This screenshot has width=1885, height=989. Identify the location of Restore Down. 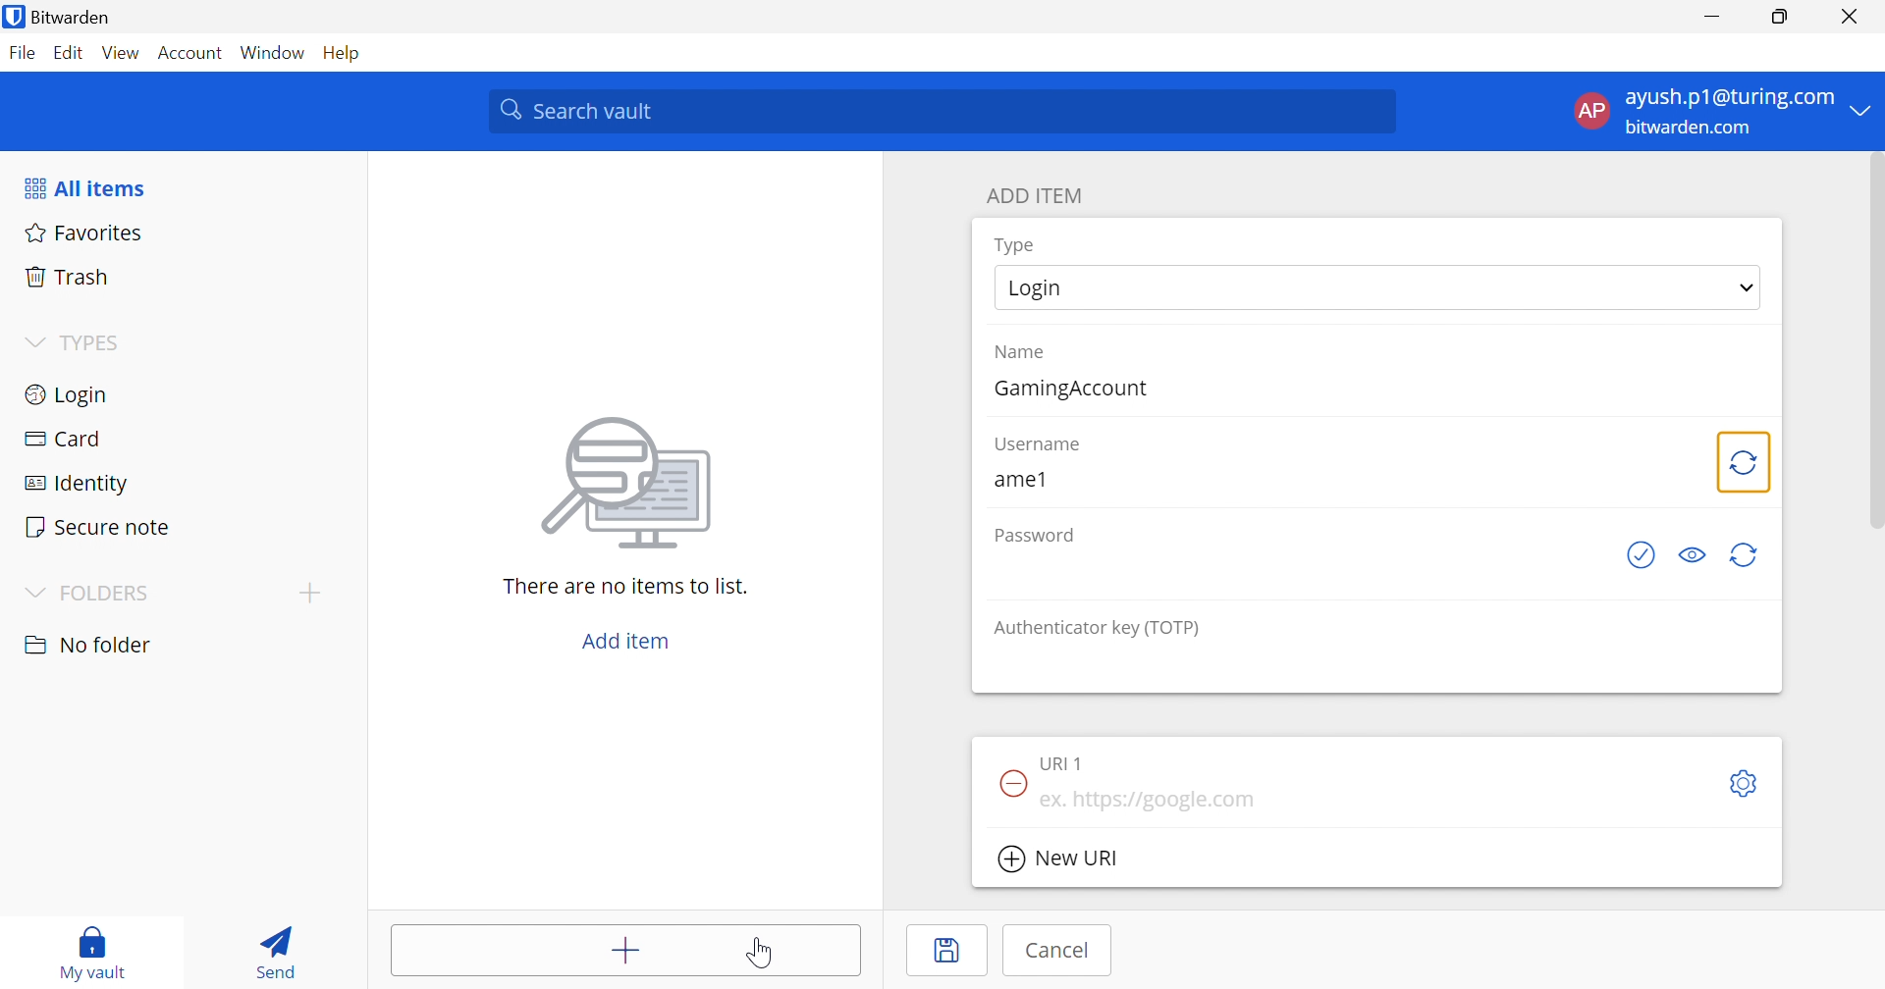
(1782, 18).